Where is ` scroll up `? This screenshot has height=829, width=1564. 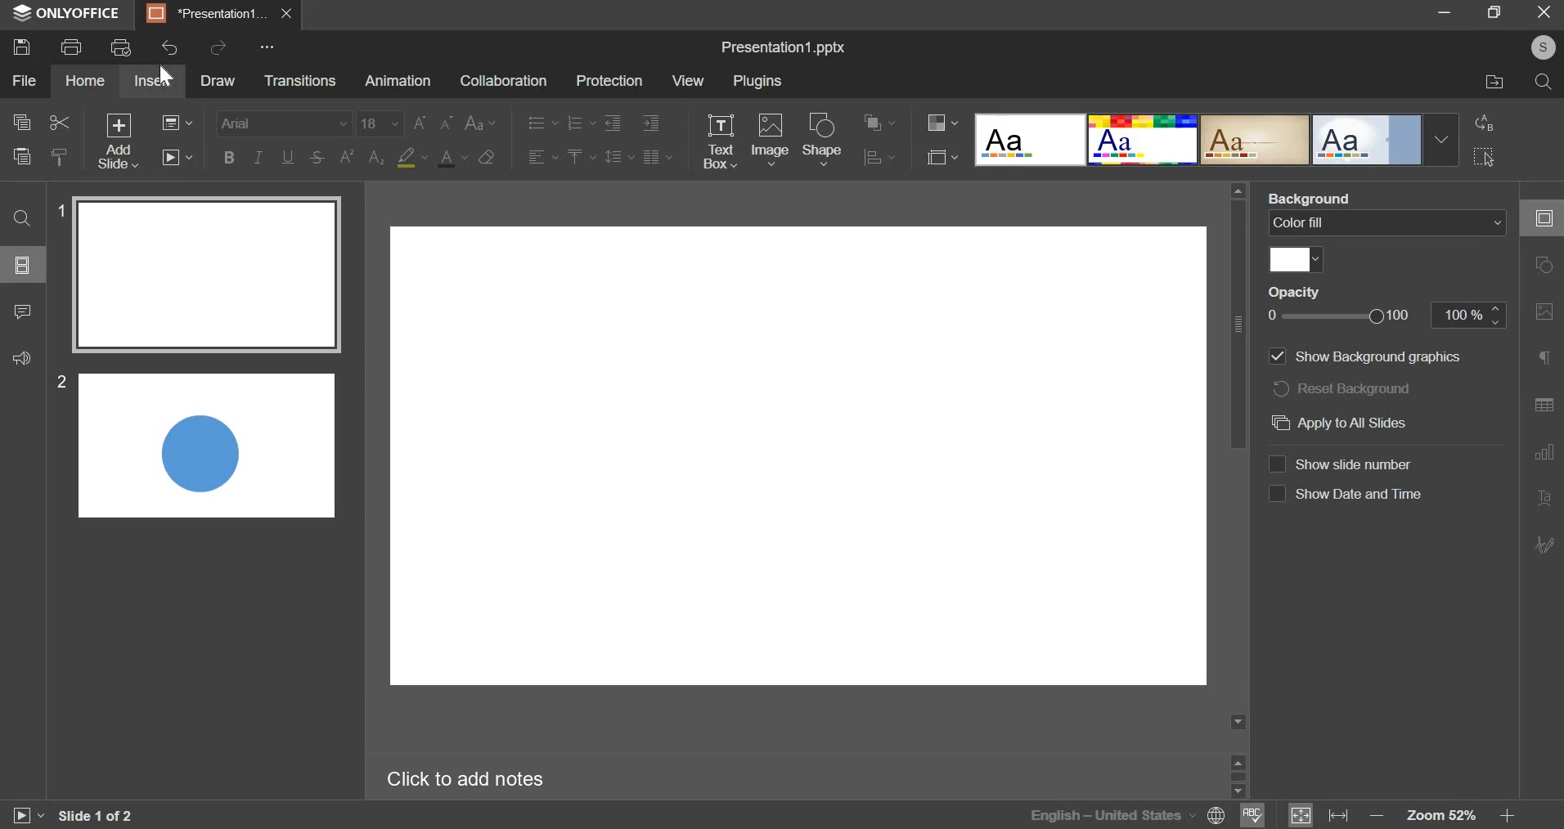  scroll up  is located at coordinates (1238, 761).